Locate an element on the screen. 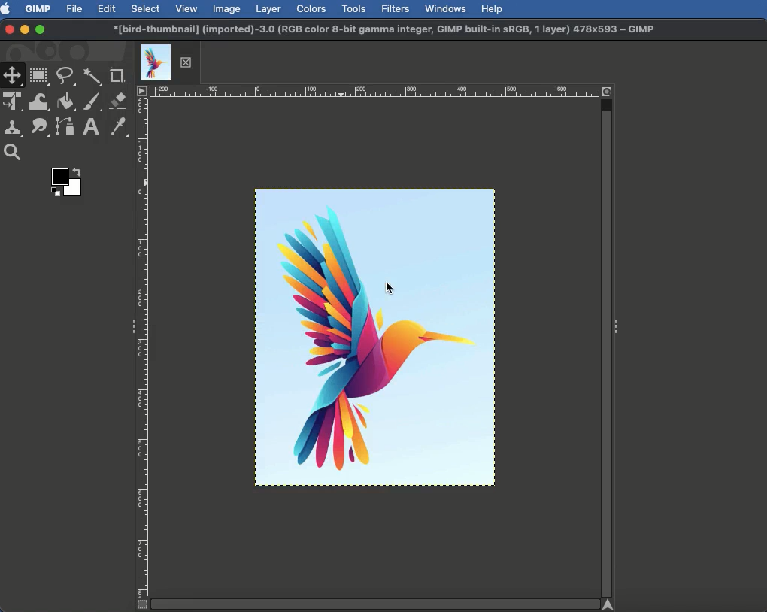  Tab is located at coordinates (165, 59).